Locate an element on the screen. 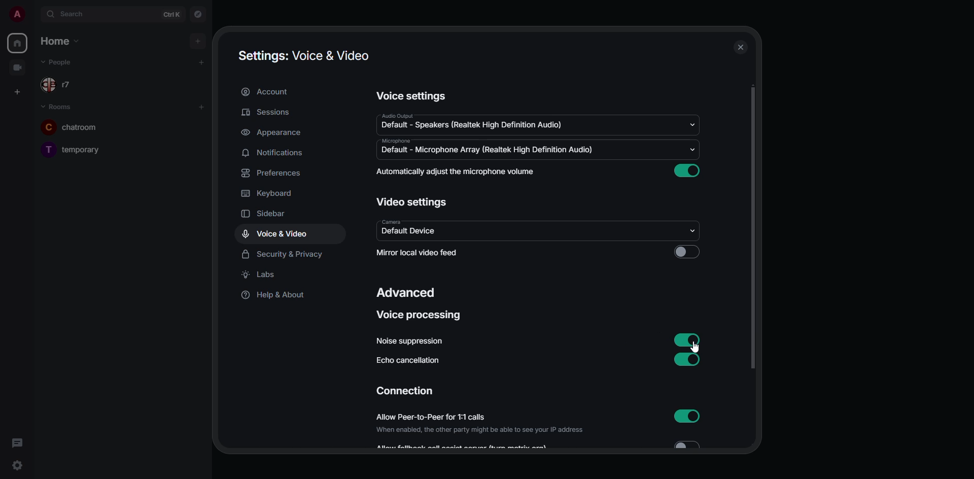 The height and width of the screenshot is (479, 974). sessions is located at coordinates (266, 113).